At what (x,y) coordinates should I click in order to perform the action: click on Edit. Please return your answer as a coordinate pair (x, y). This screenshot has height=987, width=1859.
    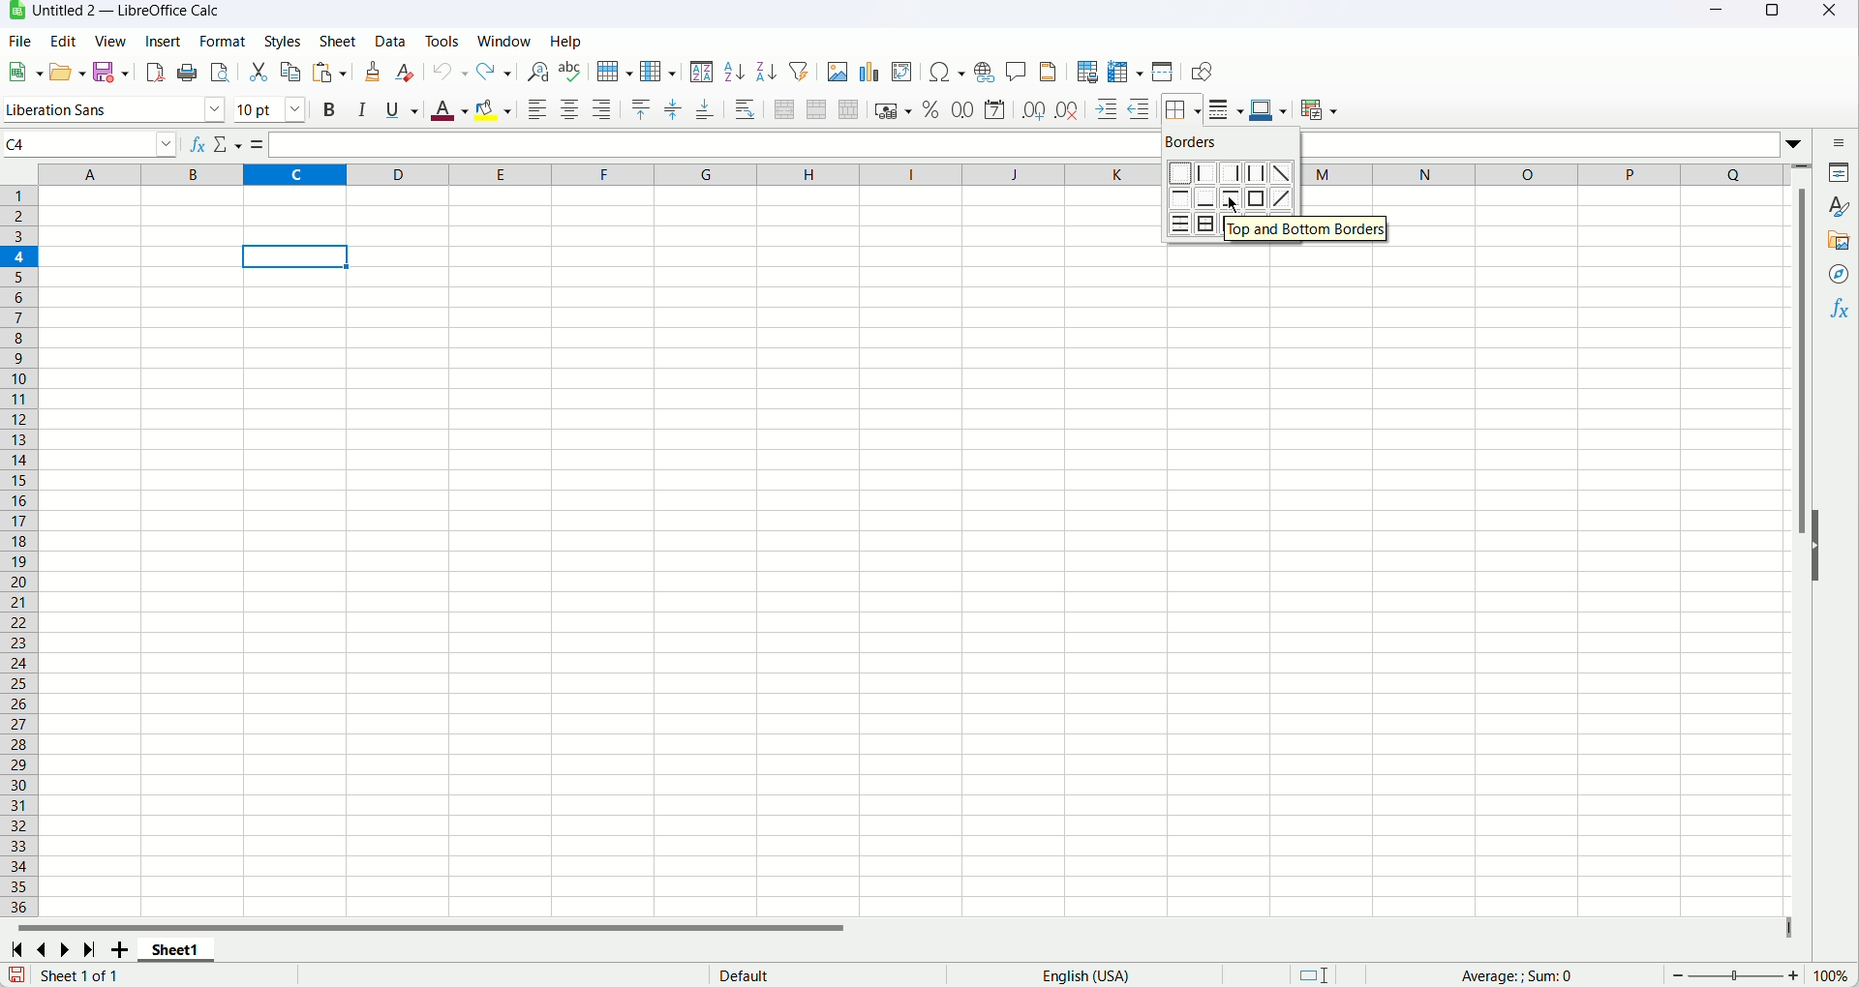
    Looking at the image, I should click on (62, 40).